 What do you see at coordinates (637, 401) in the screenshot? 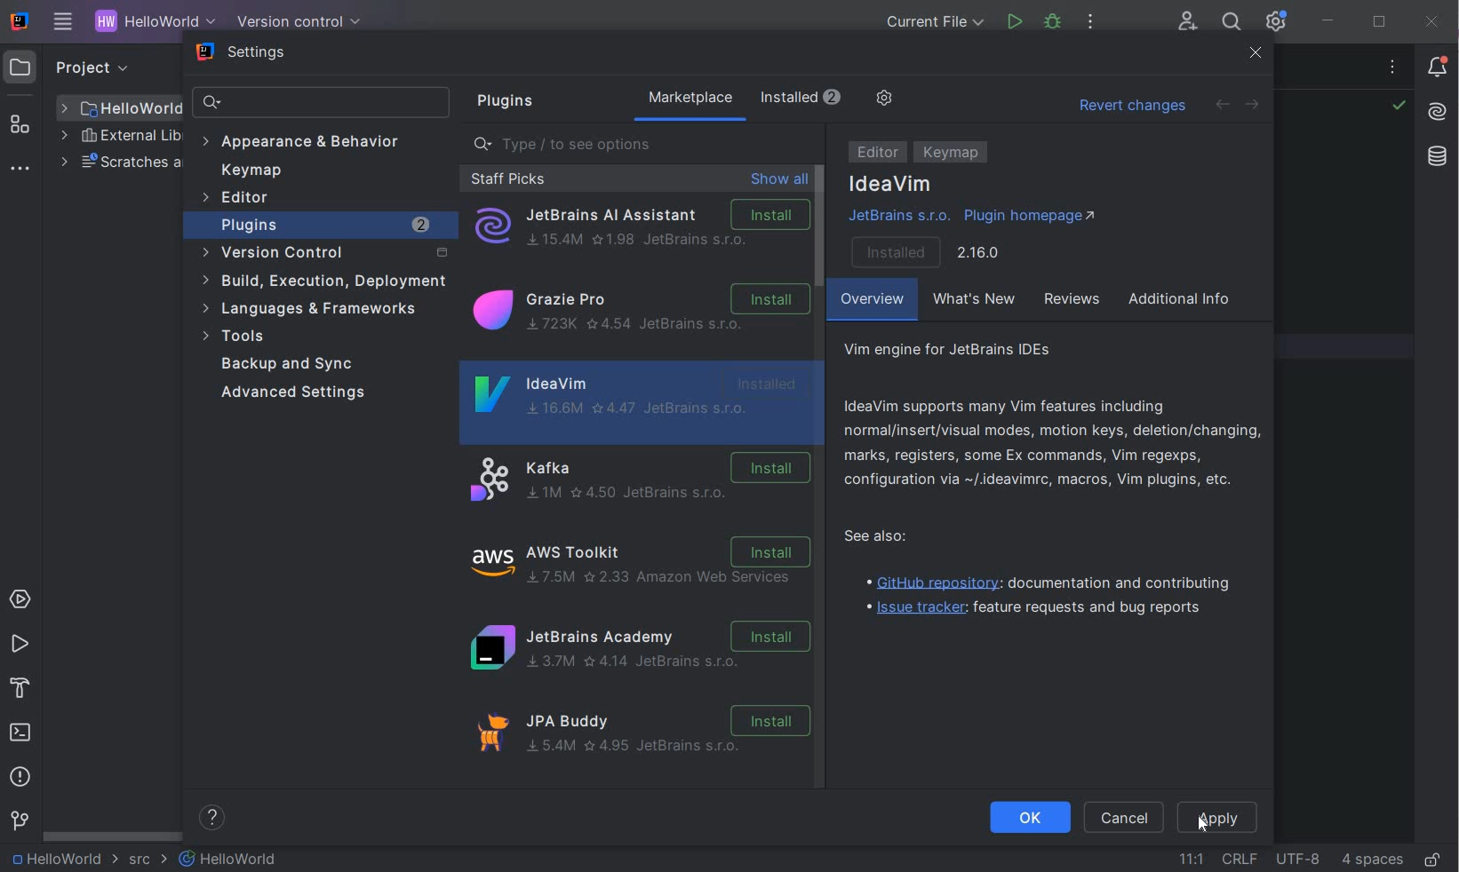
I see `IdeaVim` at bounding box center [637, 401].